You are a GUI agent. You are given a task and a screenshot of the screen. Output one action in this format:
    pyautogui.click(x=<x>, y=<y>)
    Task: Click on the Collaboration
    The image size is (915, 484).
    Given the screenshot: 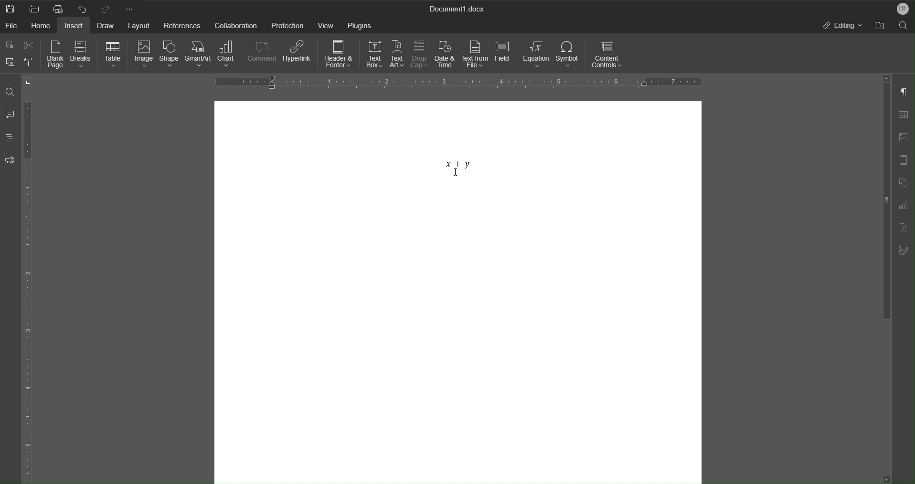 What is the action you would take?
    pyautogui.click(x=237, y=25)
    